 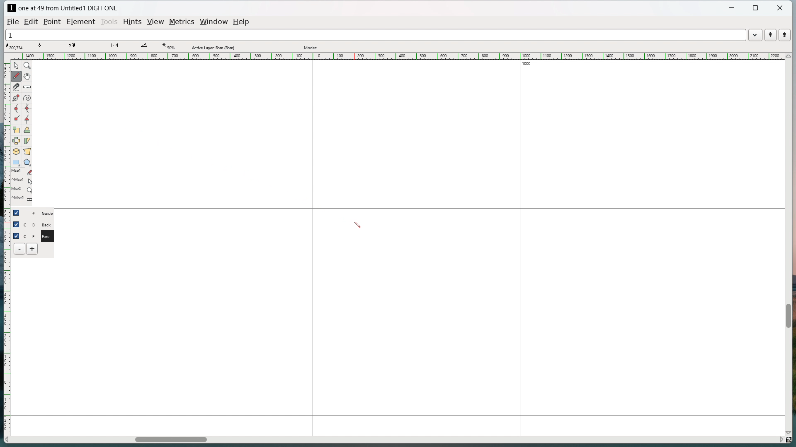 What do you see at coordinates (168, 46) in the screenshot?
I see `Zoom level ` at bounding box center [168, 46].